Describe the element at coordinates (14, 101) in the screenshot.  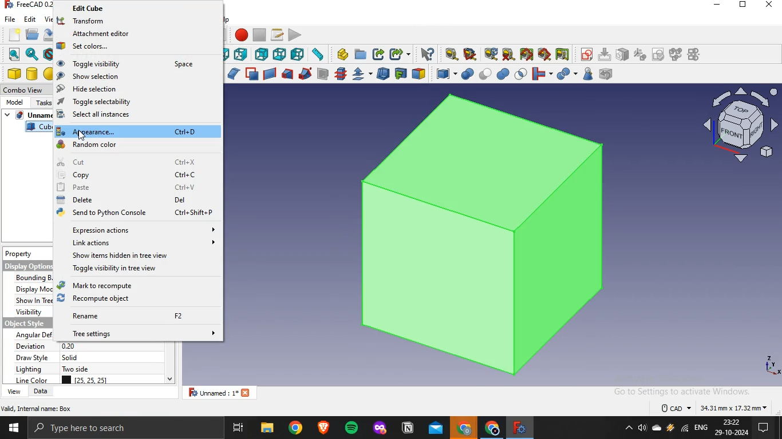
I see `model` at that location.